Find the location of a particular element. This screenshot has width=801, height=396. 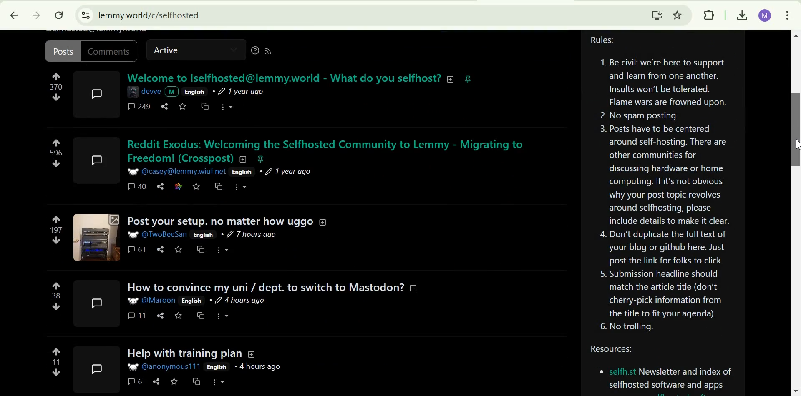

downvote is located at coordinates (55, 164).